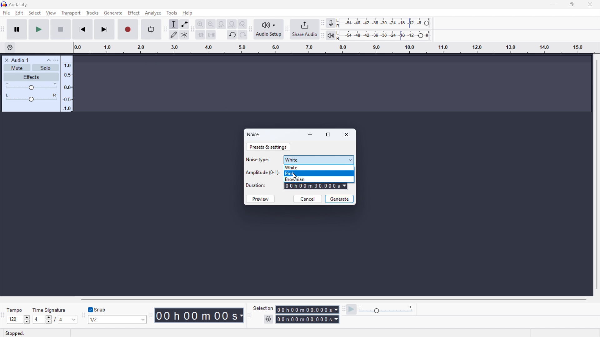  I want to click on skip to start, so click(82, 29).